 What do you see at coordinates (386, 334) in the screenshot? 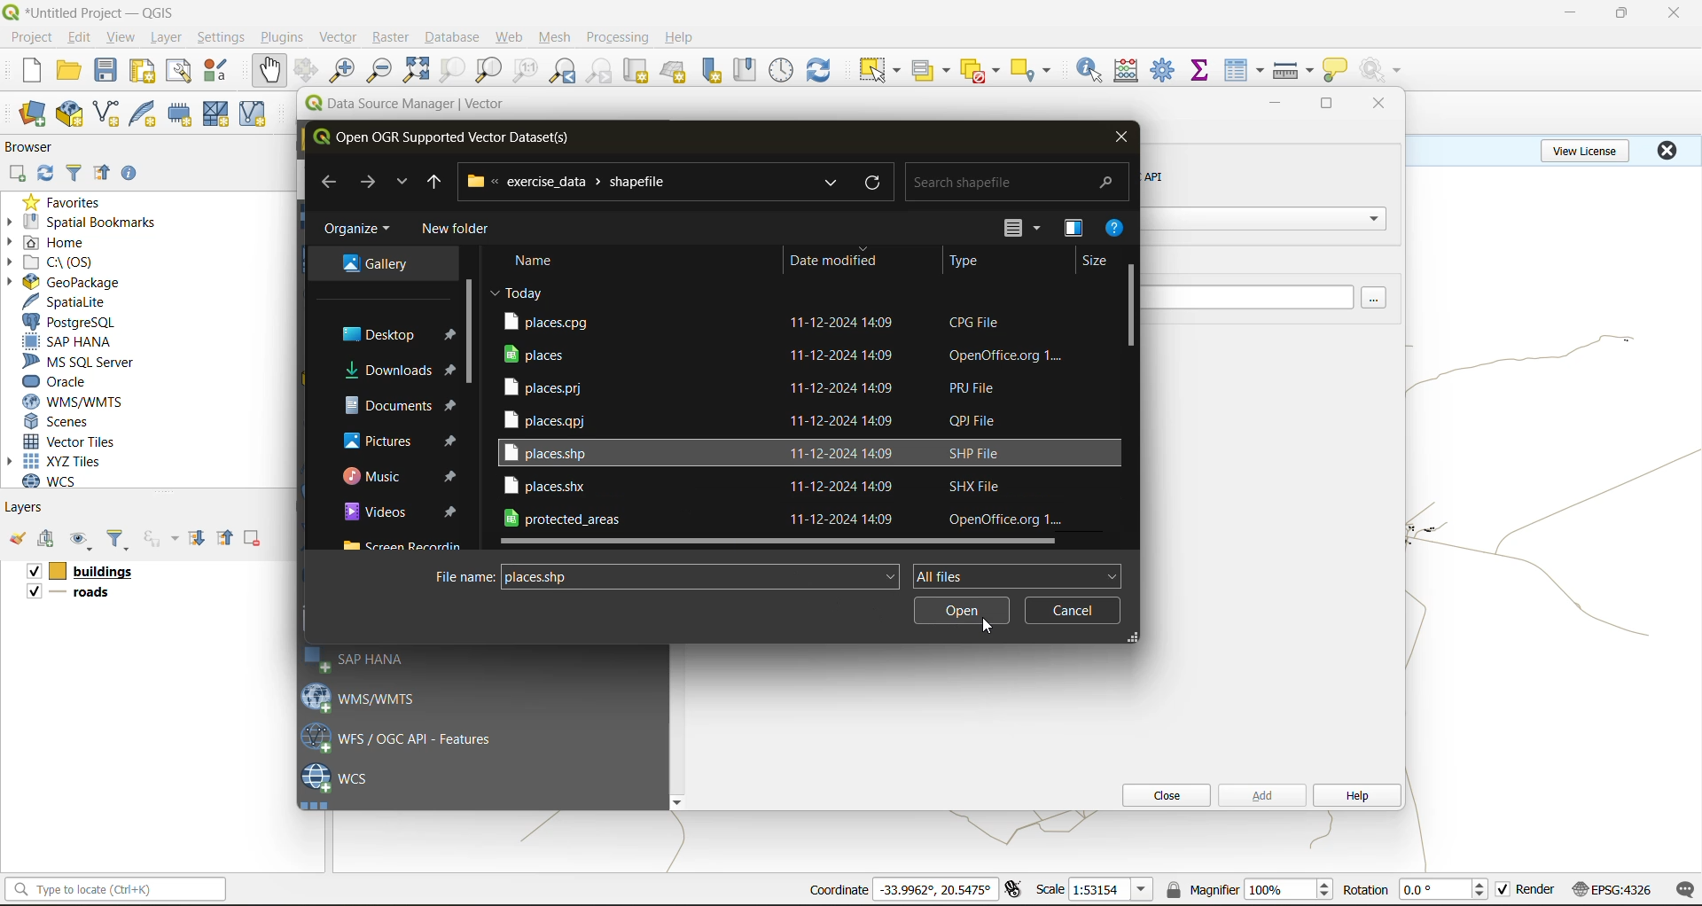
I see `folder explorer` at bounding box center [386, 334].